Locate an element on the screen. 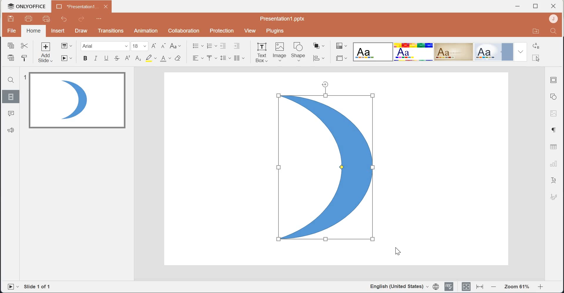 Image resolution: width=564 pixels, height=293 pixels. Decrease Indent is located at coordinates (224, 46).